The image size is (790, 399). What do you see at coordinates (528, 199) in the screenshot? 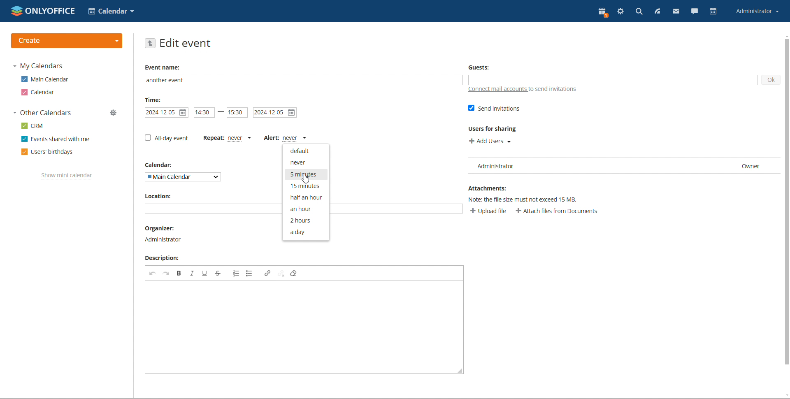
I see `Note: the file size must not exceed 15 MB.` at bounding box center [528, 199].